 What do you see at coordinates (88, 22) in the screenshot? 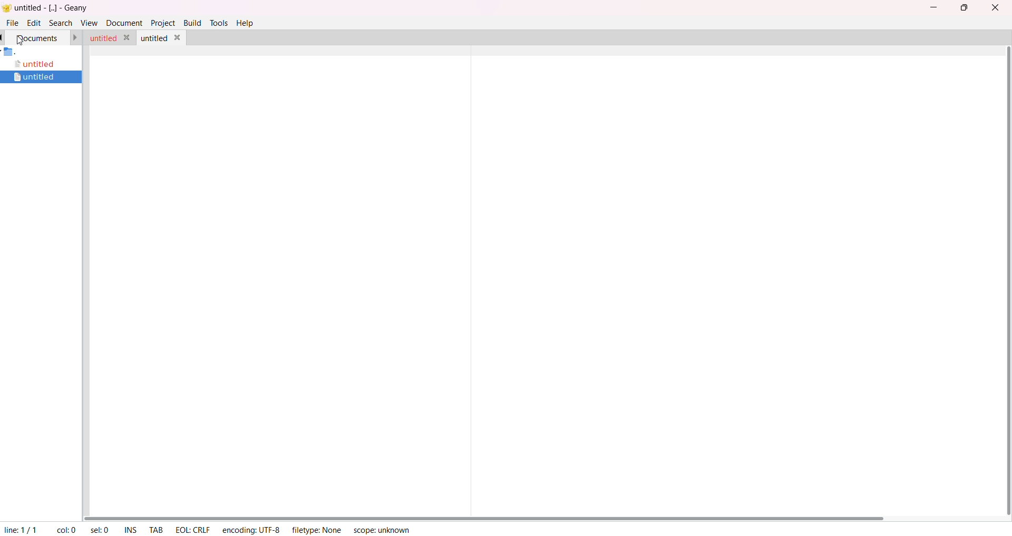
I see `view` at bounding box center [88, 22].